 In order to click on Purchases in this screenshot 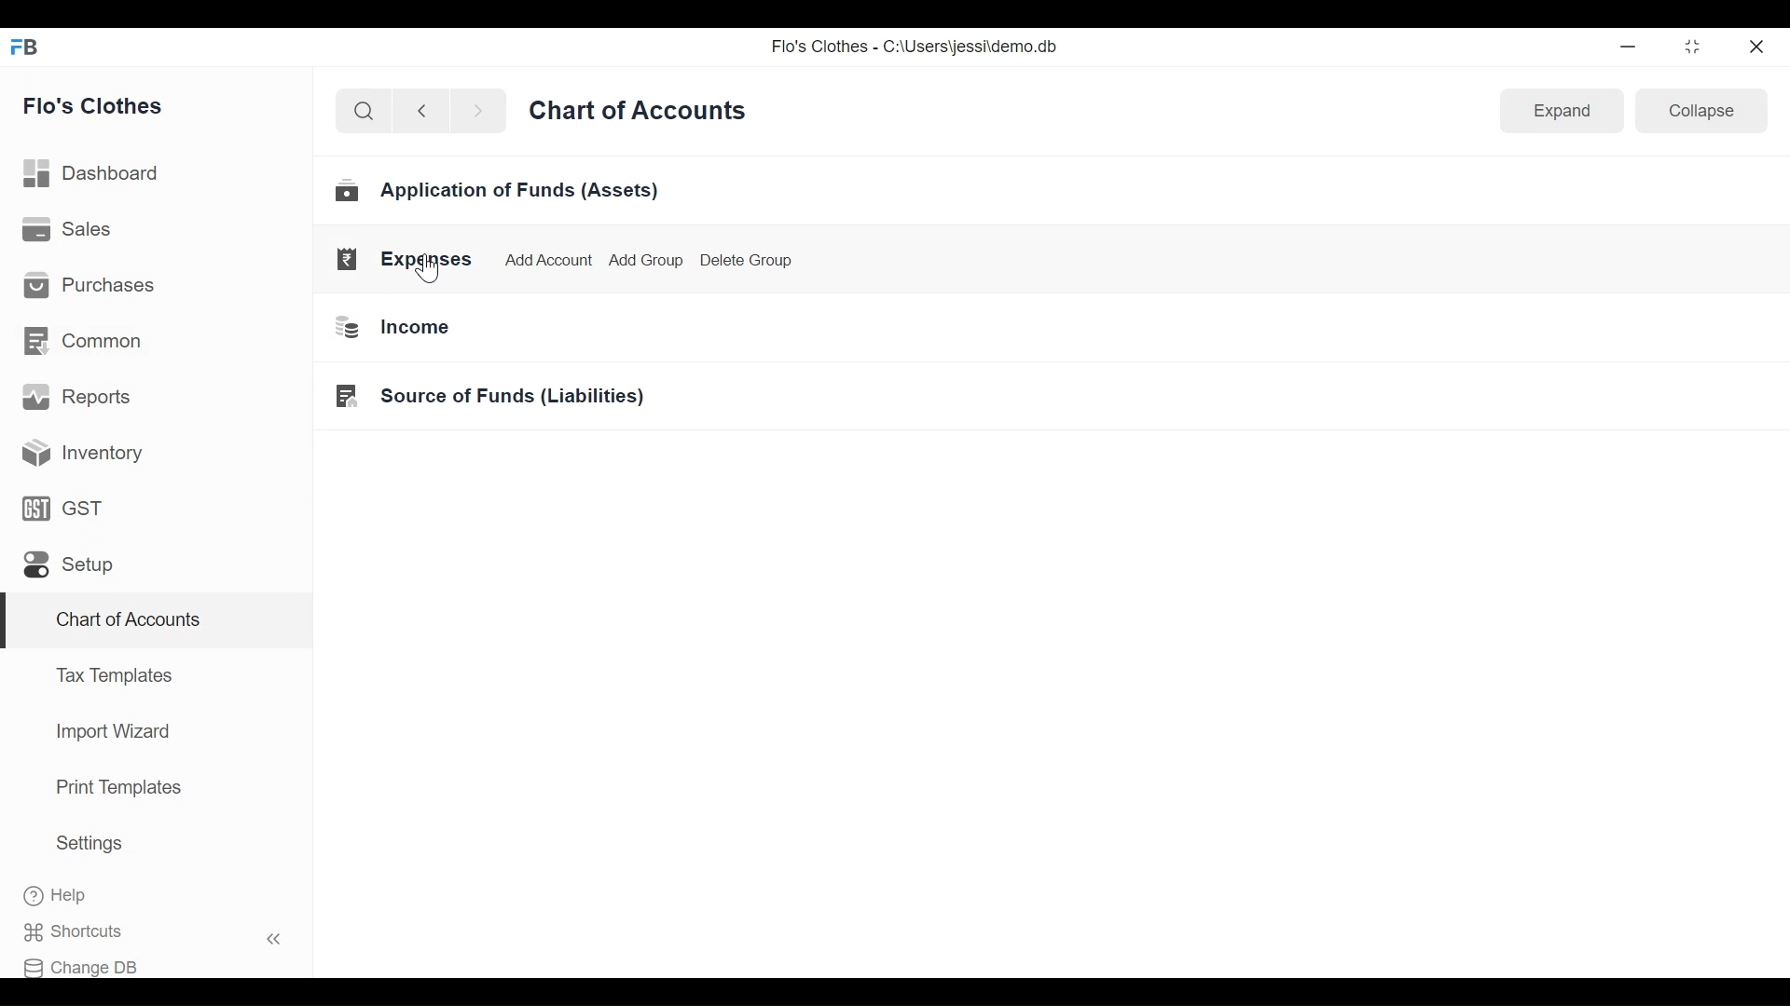, I will do `click(95, 288)`.